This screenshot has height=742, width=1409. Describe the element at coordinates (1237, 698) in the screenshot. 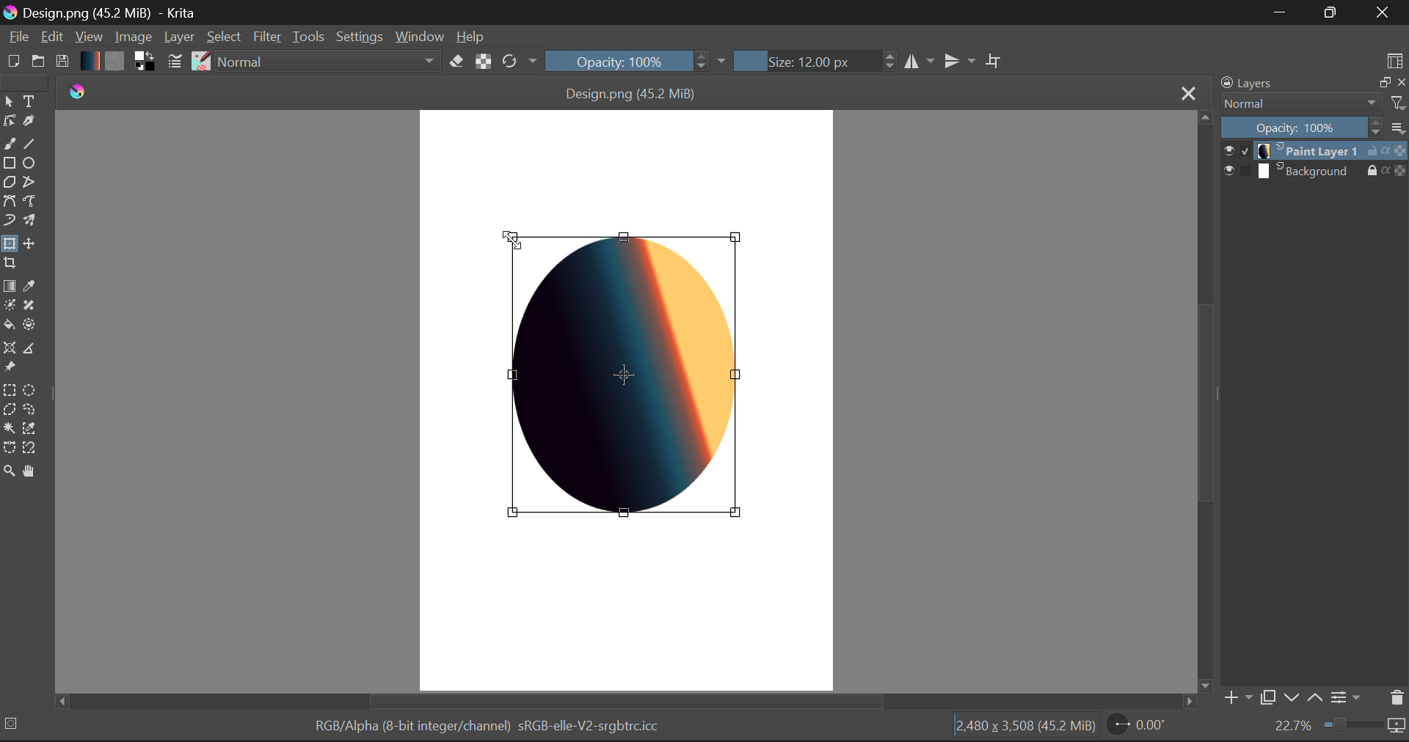

I see `Add Layer` at that location.